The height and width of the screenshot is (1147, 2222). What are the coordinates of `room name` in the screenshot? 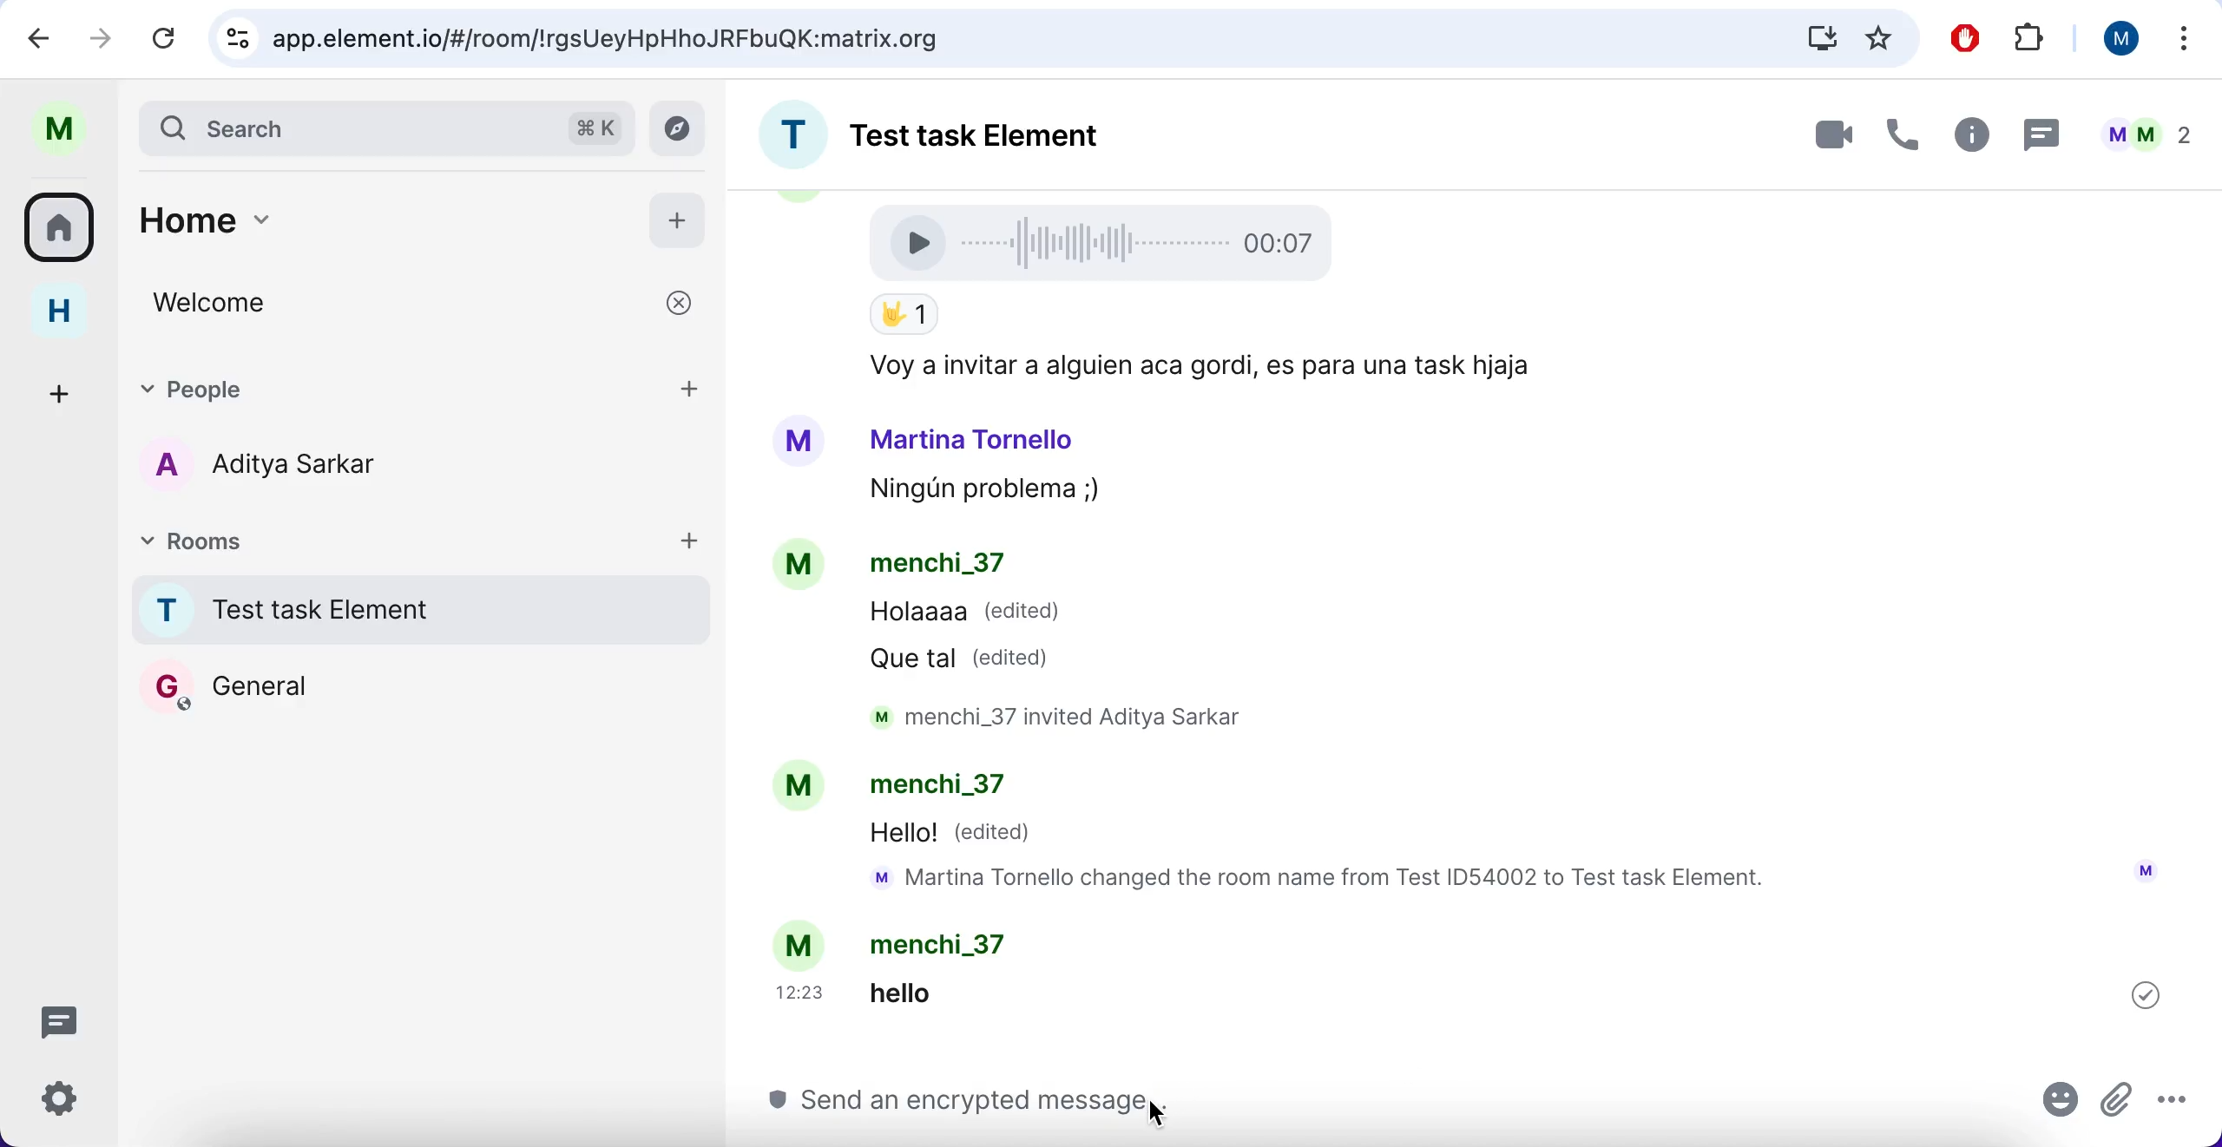 It's located at (963, 129).